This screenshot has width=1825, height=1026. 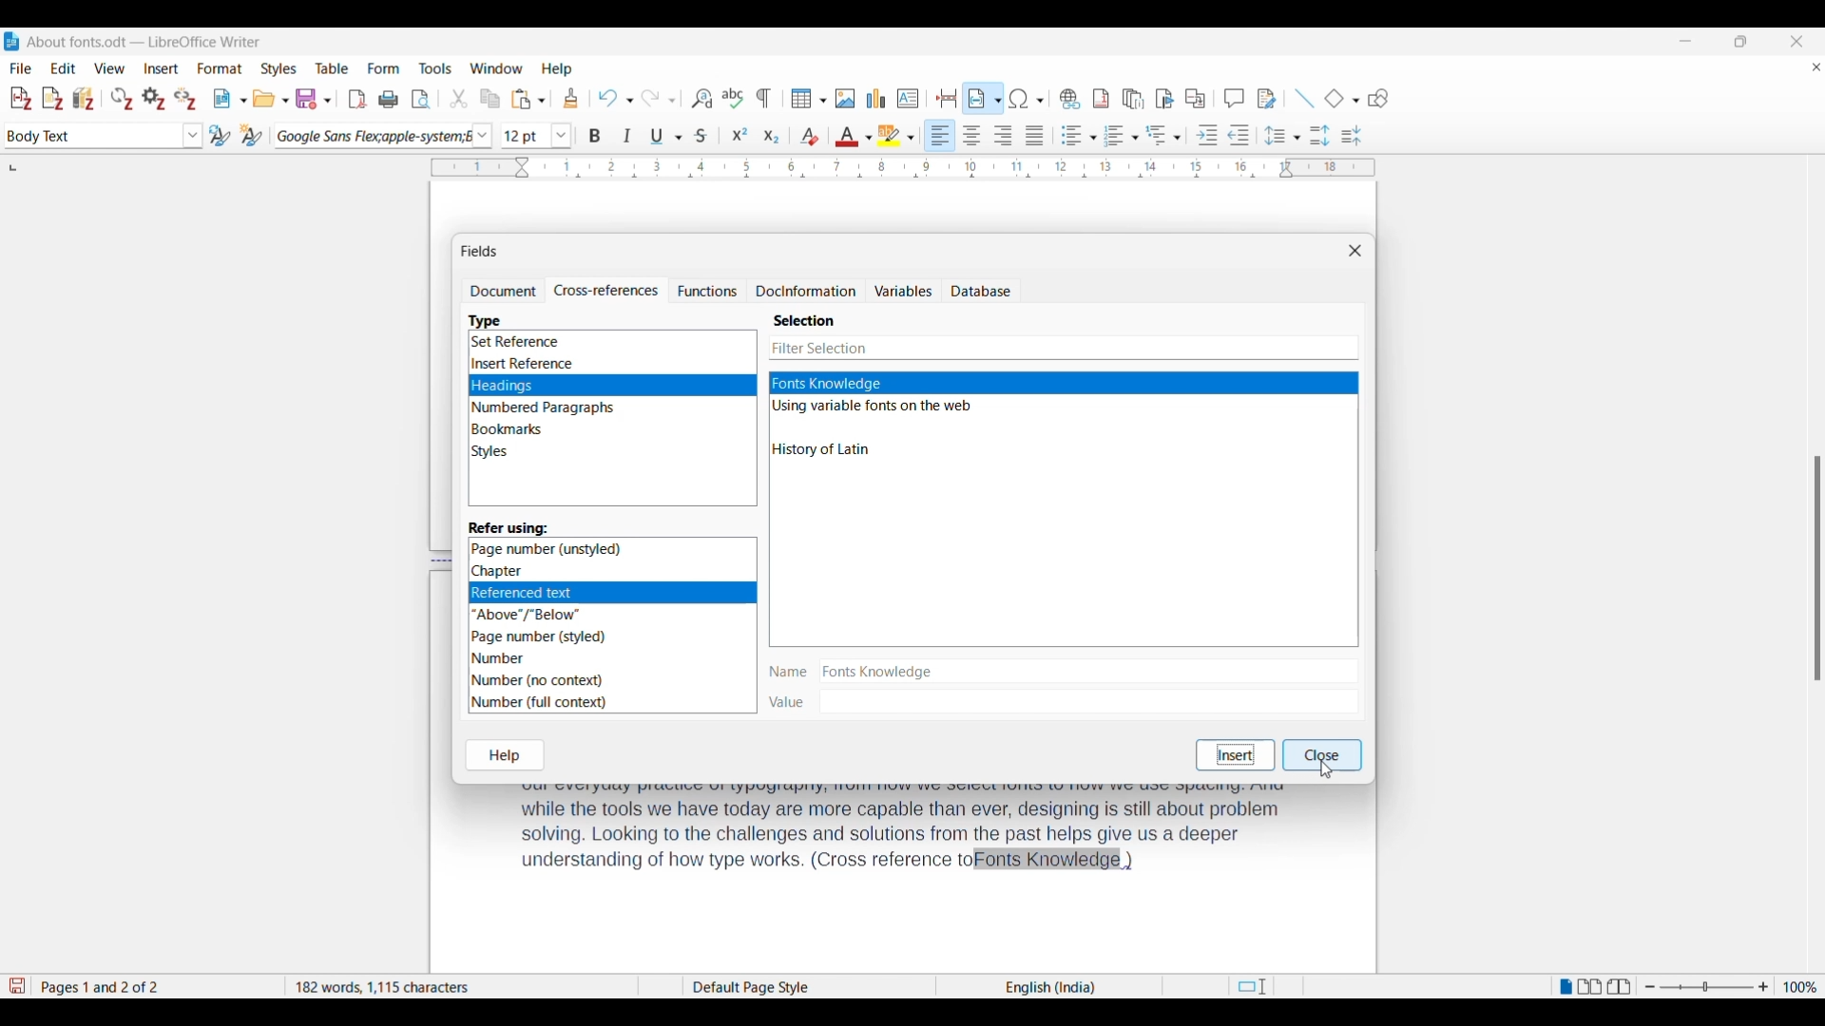 I want to click on Insert page break, so click(x=948, y=98).